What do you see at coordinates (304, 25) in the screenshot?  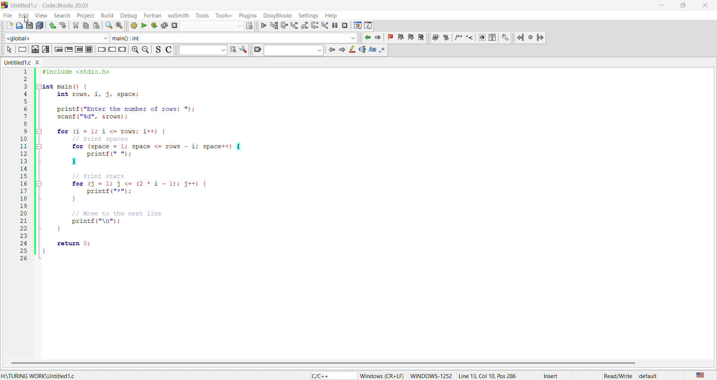 I see `step out` at bounding box center [304, 25].